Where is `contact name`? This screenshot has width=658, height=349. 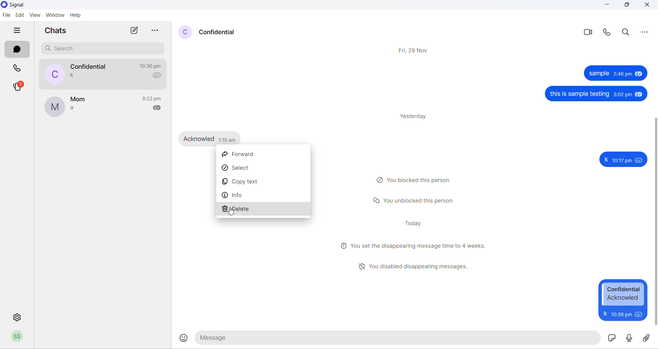
contact name is located at coordinates (78, 100).